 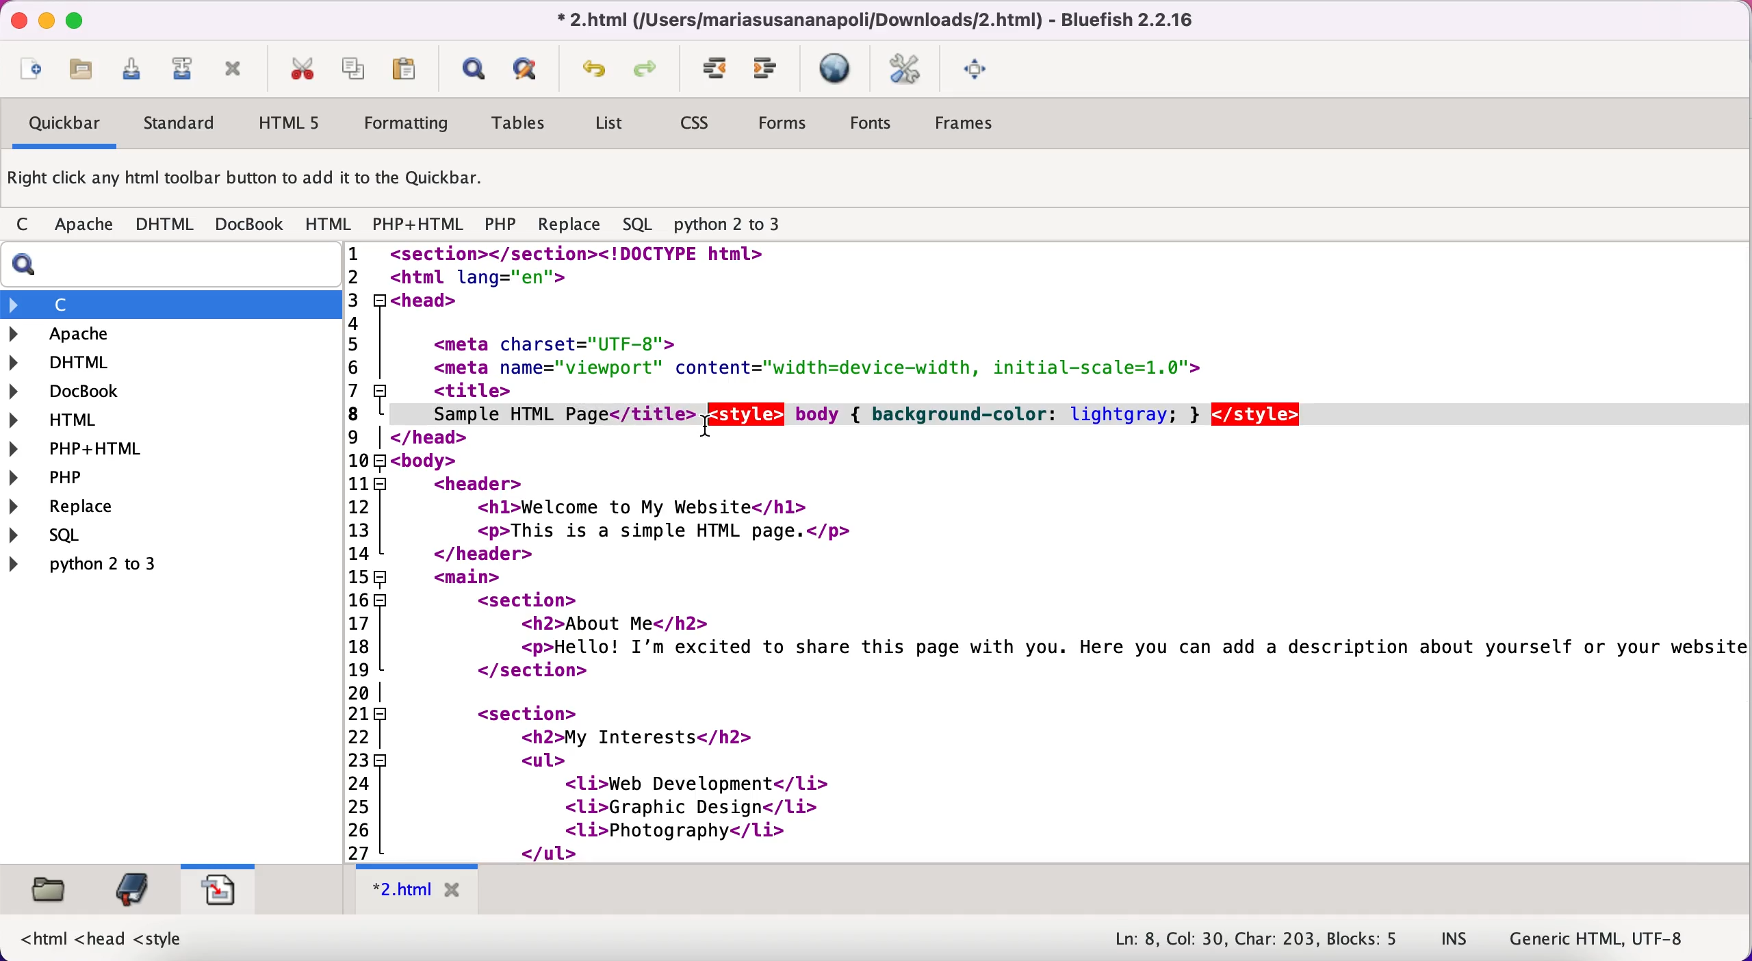 I want to click on standard, so click(x=181, y=126).